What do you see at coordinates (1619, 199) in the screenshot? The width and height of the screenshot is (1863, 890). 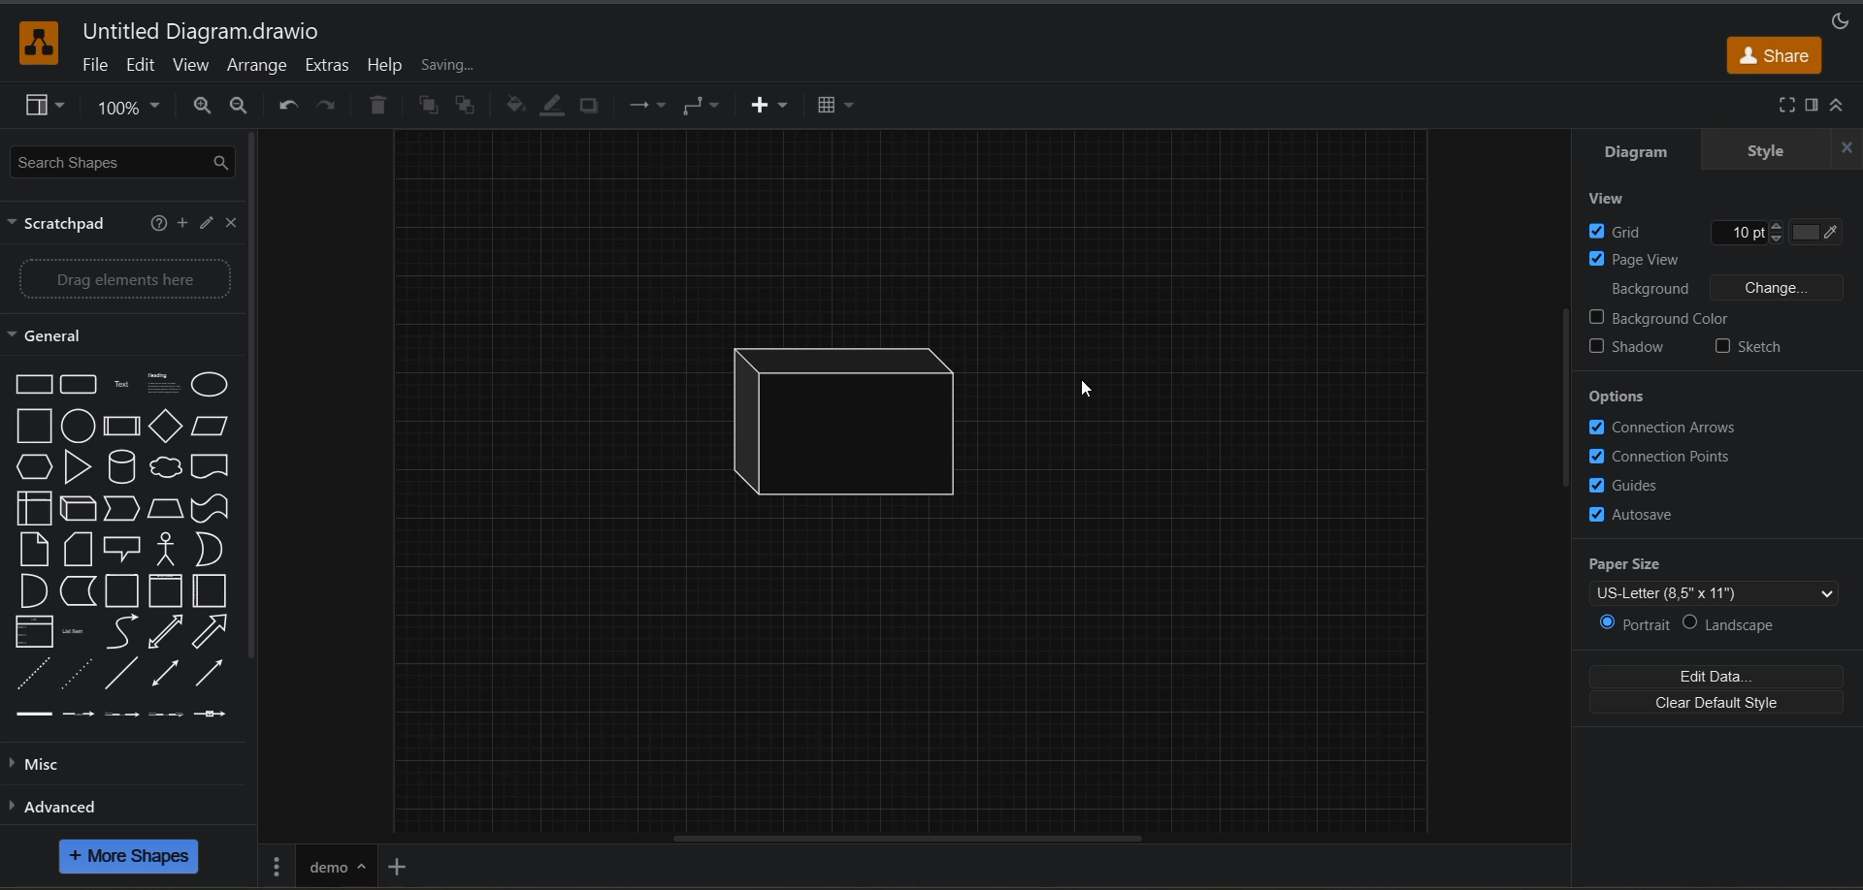 I see `view` at bounding box center [1619, 199].